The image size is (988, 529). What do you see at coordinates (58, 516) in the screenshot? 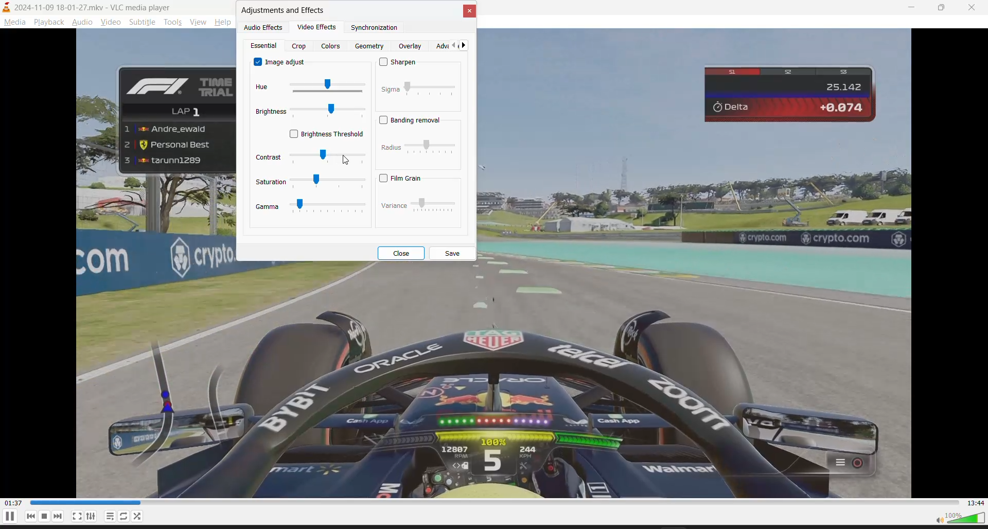
I see `next` at bounding box center [58, 516].